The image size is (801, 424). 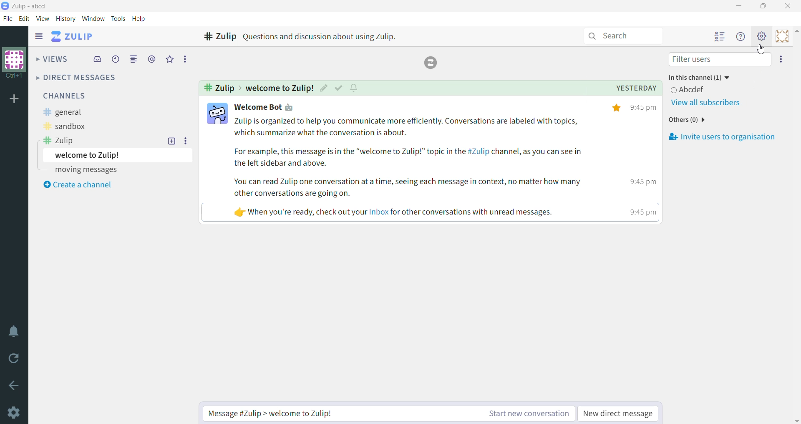 What do you see at coordinates (619, 414) in the screenshot?
I see `New direct message` at bounding box center [619, 414].